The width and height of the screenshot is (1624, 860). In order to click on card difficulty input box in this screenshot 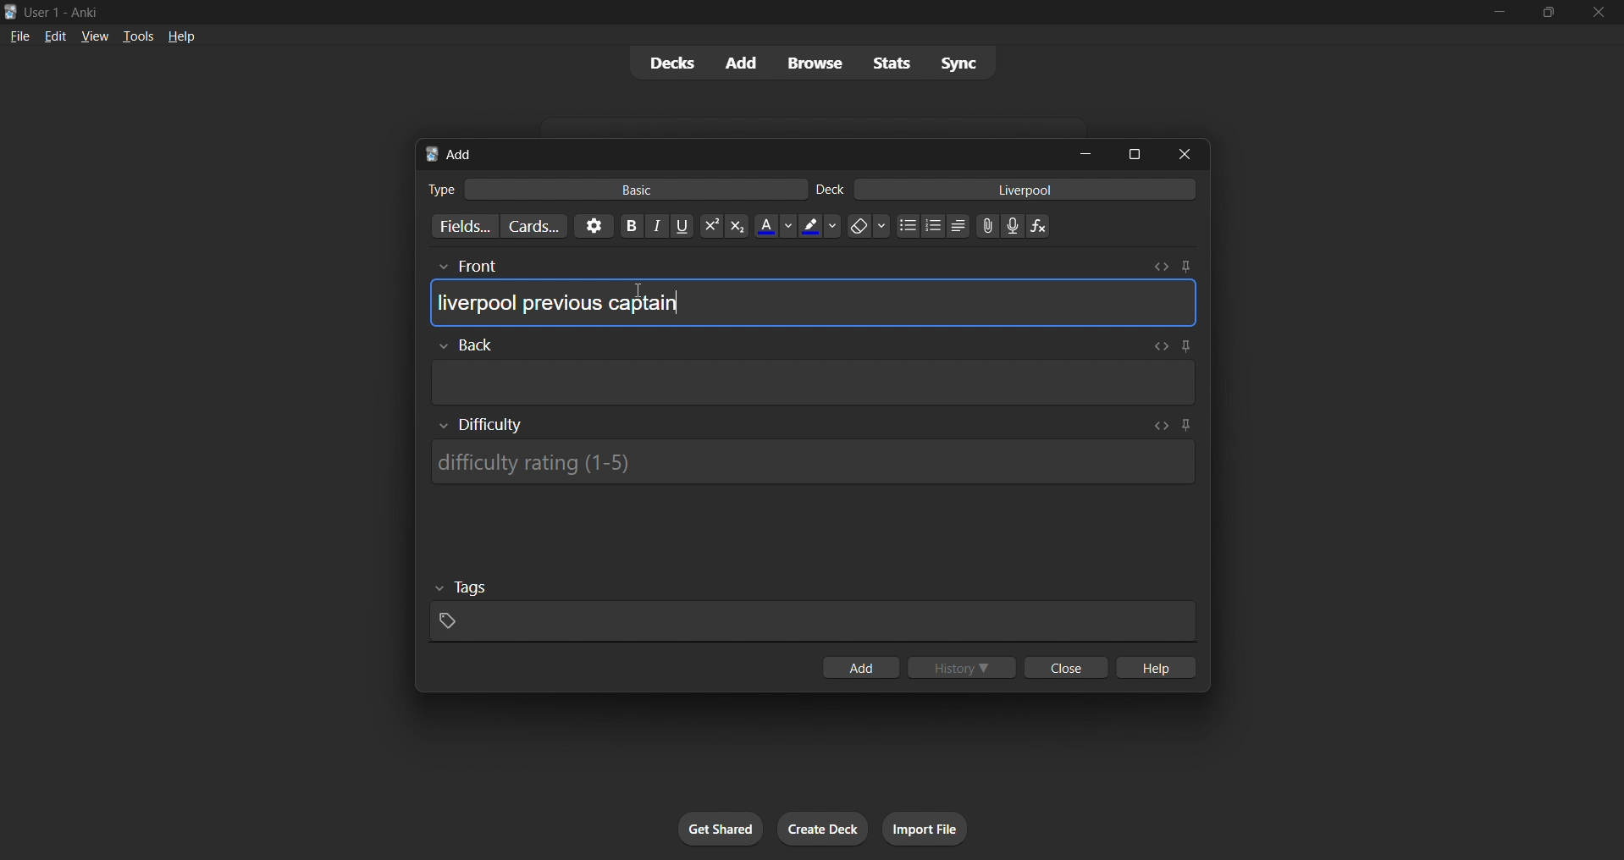, I will do `click(815, 457)`.